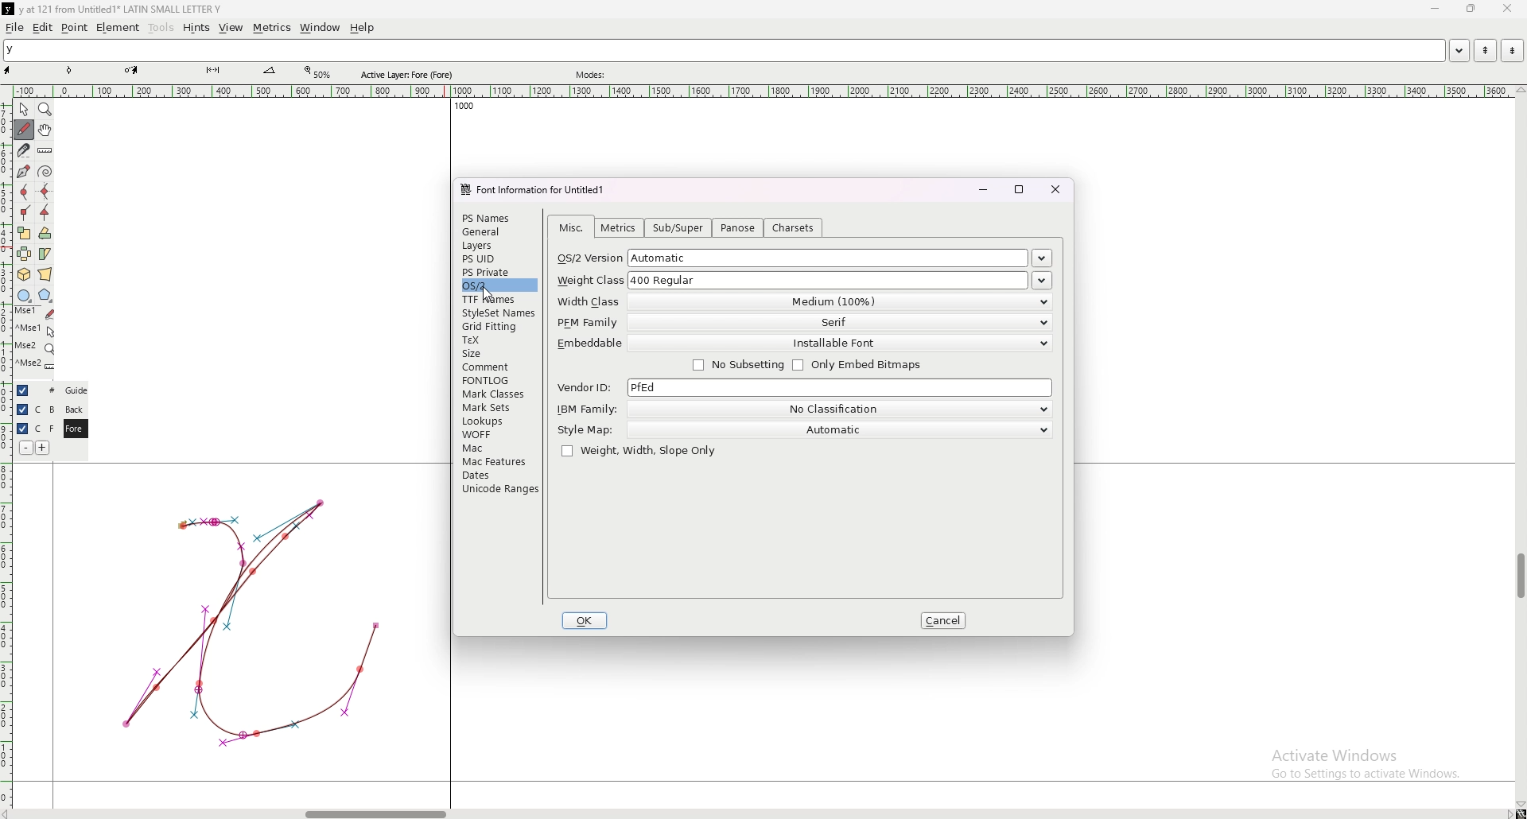  What do you see at coordinates (76, 390) in the screenshot?
I see `guide` at bounding box center [76, 390].